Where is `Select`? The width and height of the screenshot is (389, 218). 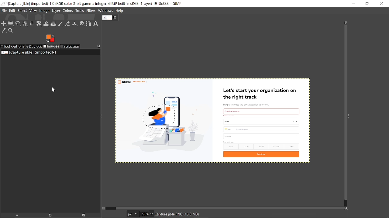 Select is located at coordinates (22, 11).